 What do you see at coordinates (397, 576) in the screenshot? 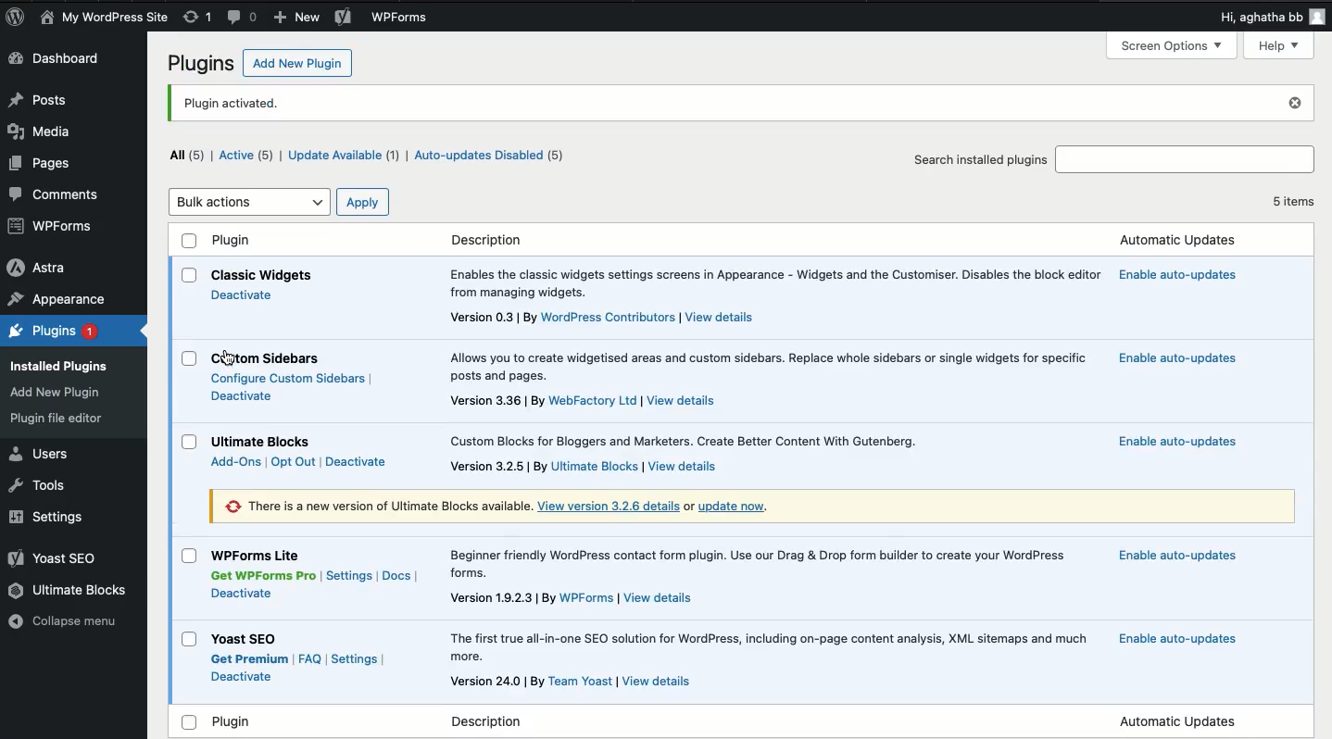
I see `Docs` at bounding box center [397, 576].